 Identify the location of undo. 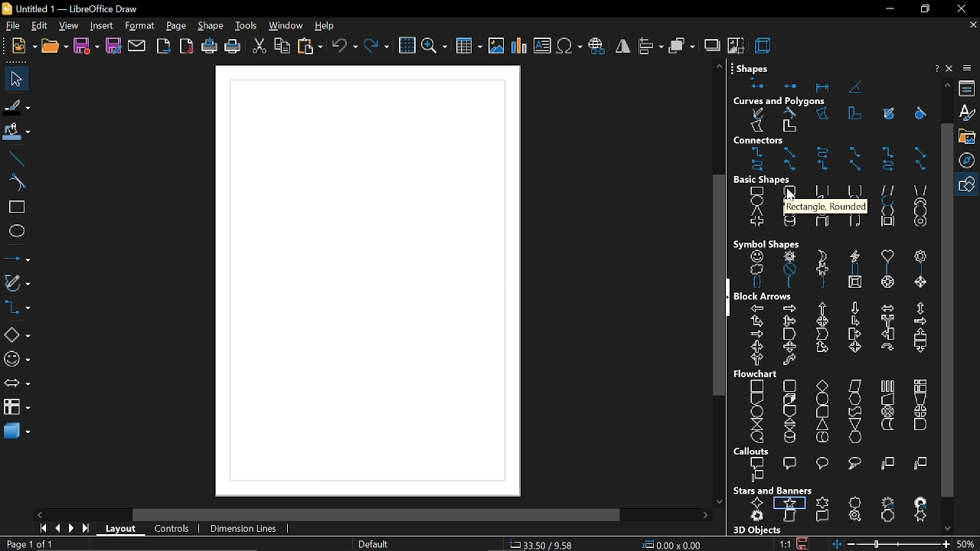
(345, 47).